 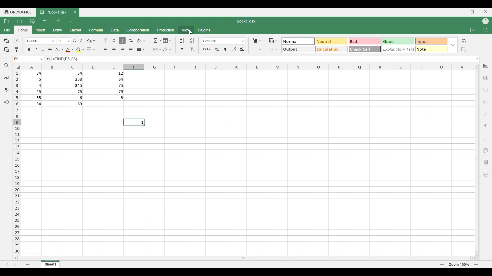 What do you see at coordinates (130, 50) in the screenshot?
I see `Justified alignment` at bounding box center [130, 50].